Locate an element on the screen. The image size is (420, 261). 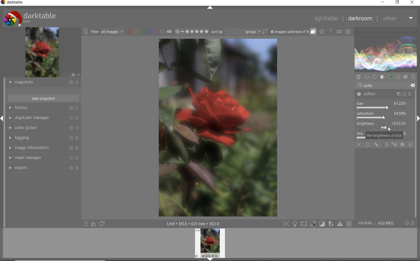
darkroom is located at coordinates (360, 19).